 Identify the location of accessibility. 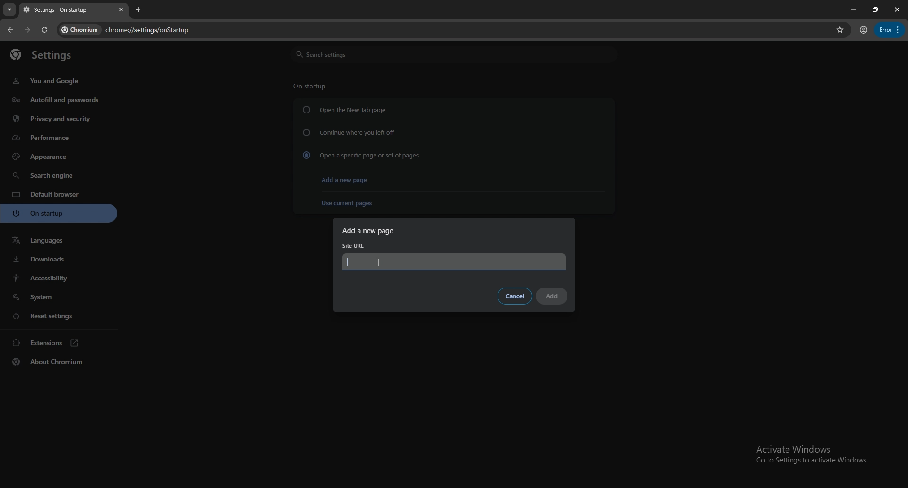
(61, 279).